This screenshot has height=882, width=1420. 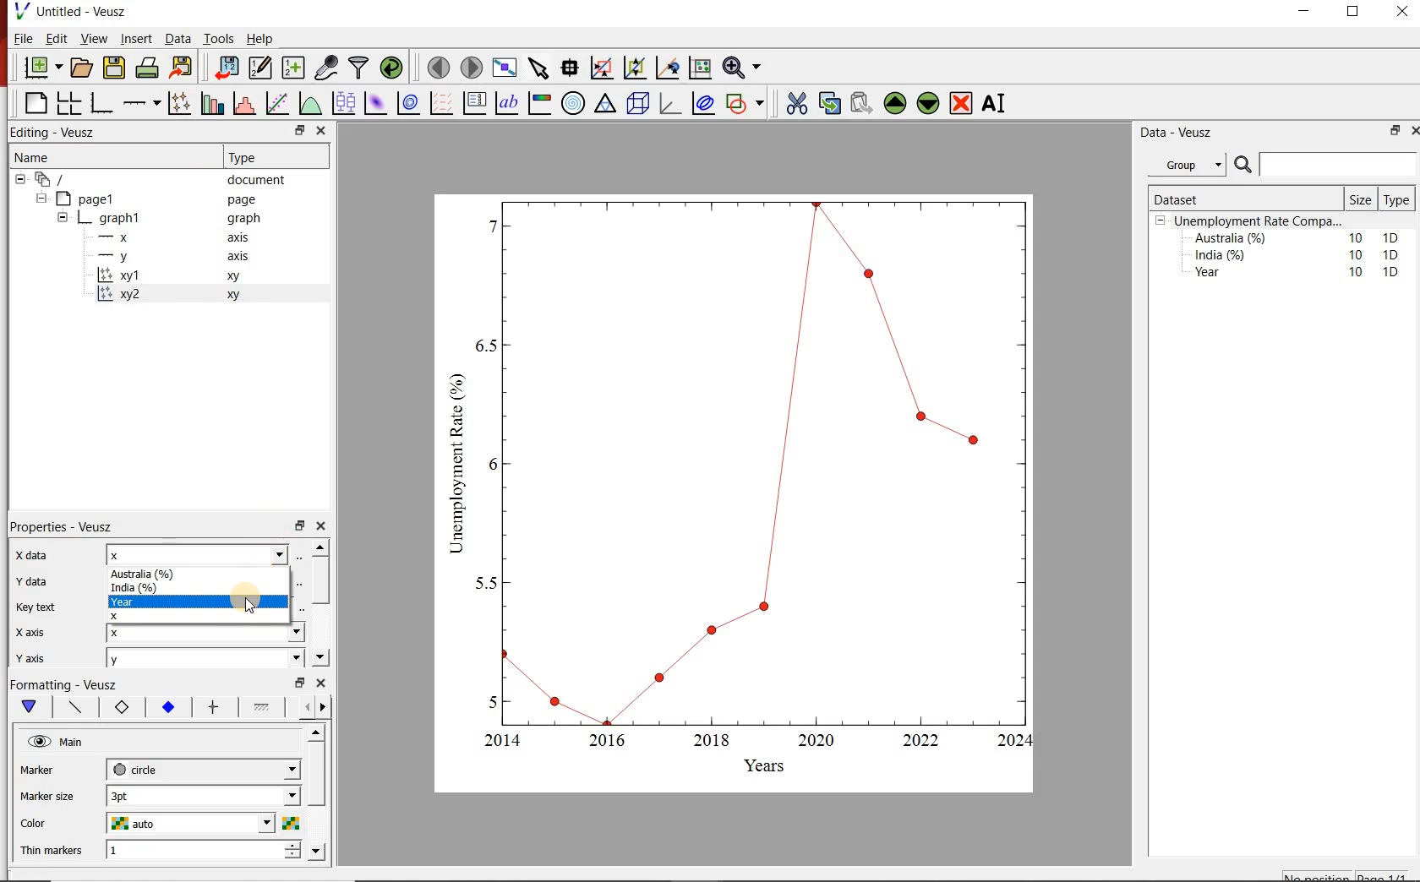 I want to click on more left, so click(x=303, y=706).